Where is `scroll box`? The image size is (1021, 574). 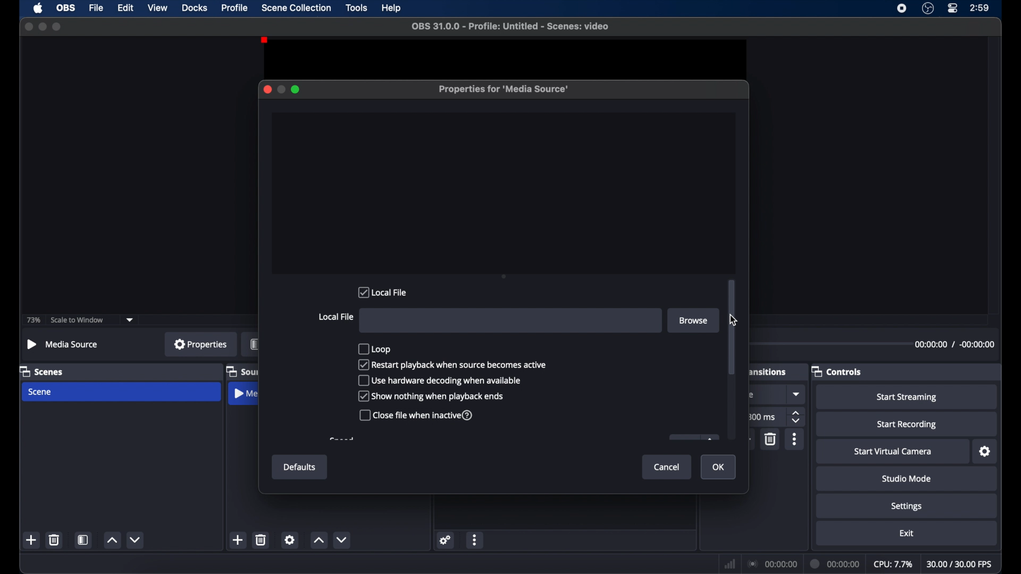 scroll box is located at coordinates (732, 327).